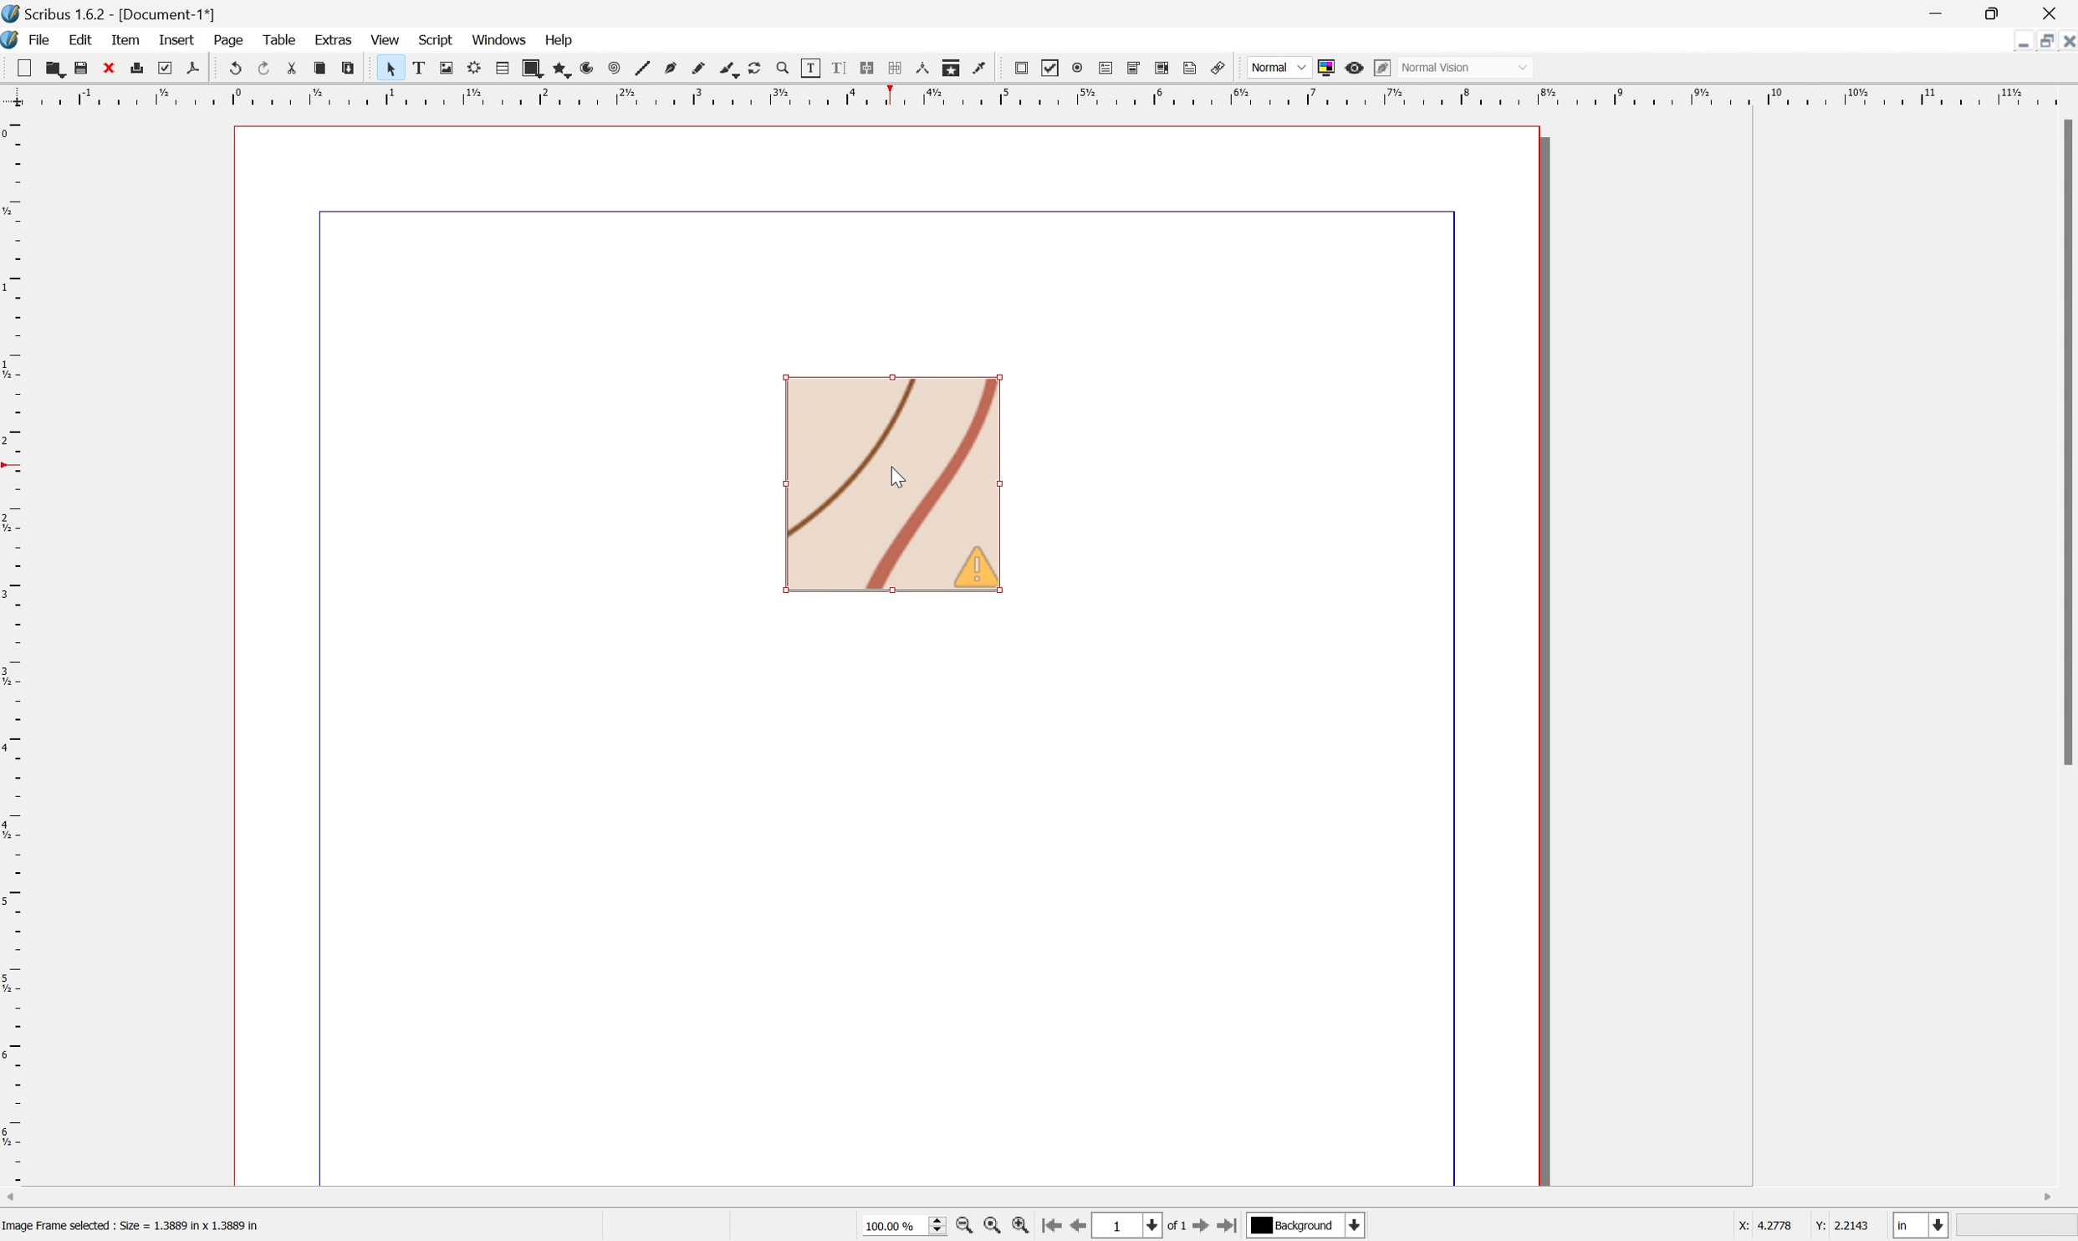 This screenshot has height=1241, width=2078. I want to click on Unlink text frames, so click(897, 68).